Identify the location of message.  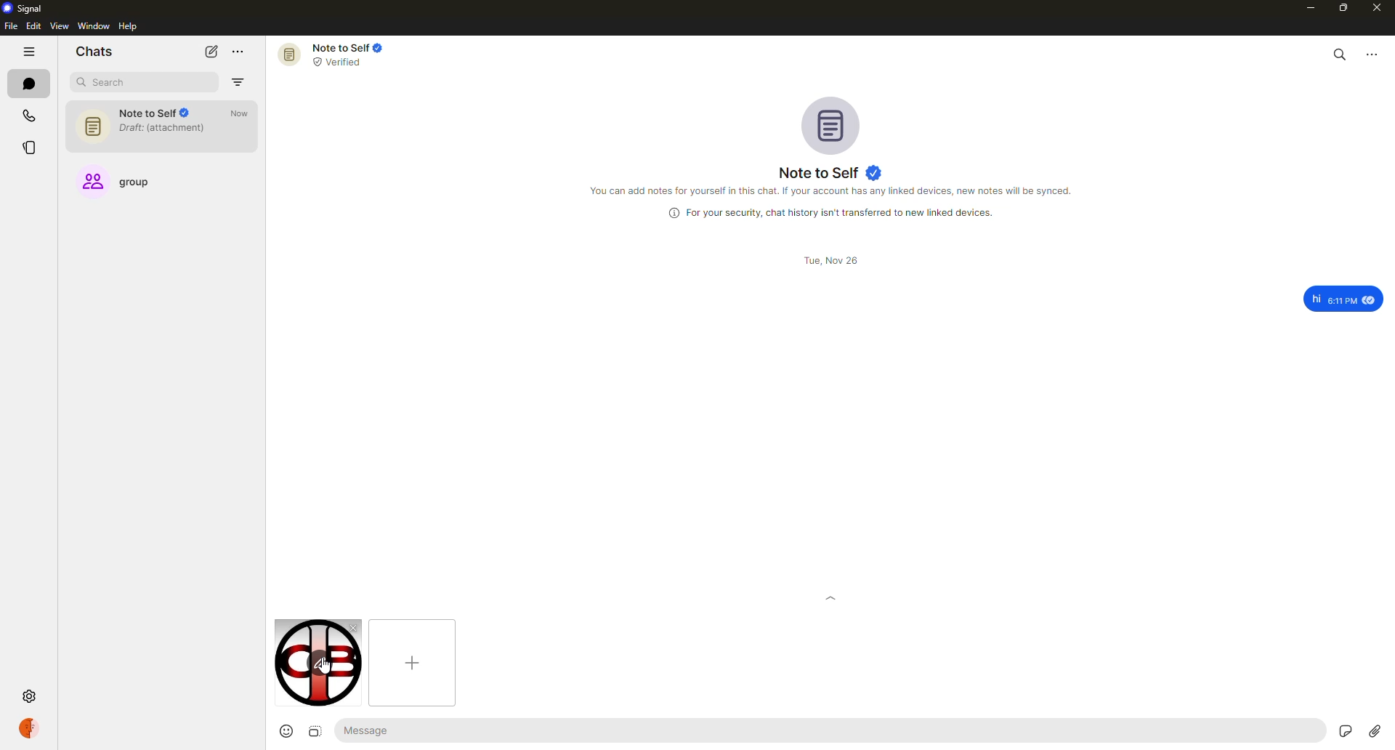
(446, 729).